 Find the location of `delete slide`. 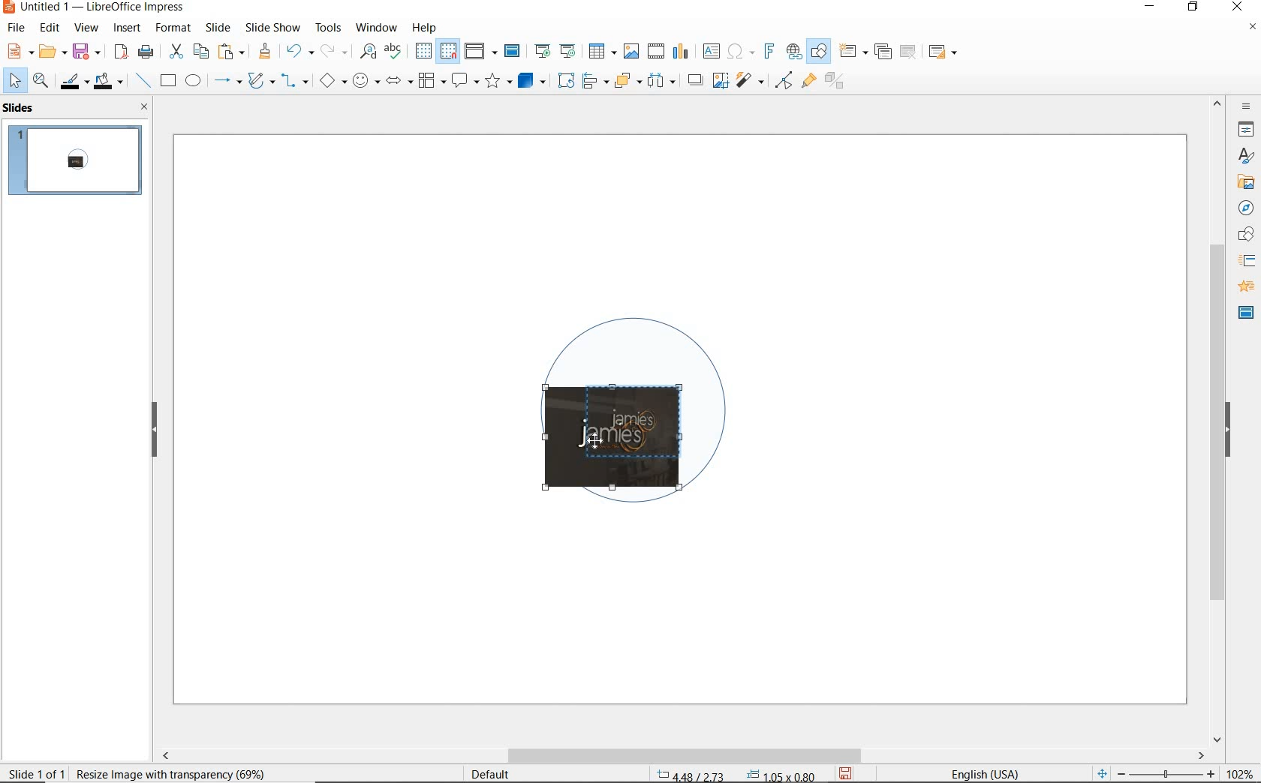

delete slide is located at coordinates (908, 52).